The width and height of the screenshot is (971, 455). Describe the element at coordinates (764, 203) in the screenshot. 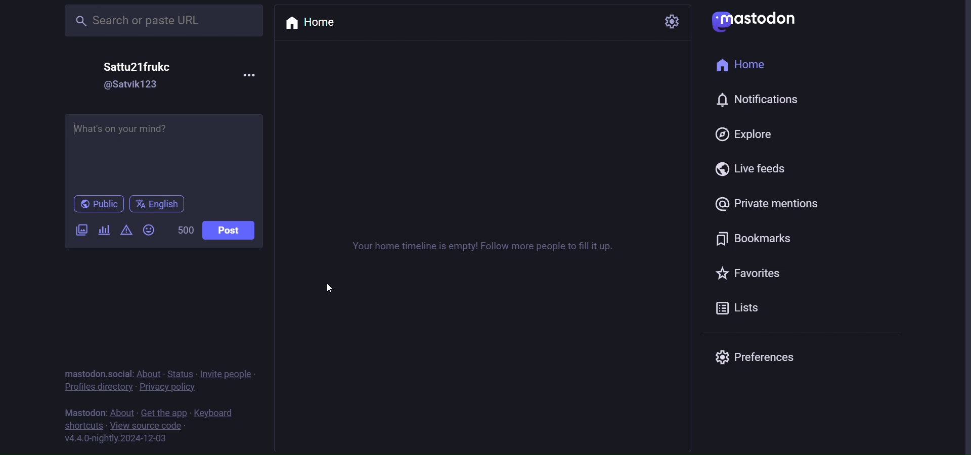

I see `private mention` at that location.